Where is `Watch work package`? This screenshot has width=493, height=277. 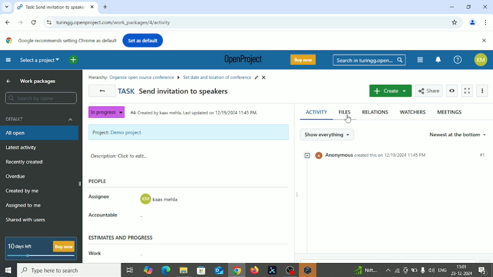
Watch work package is located at coordinates (452, 91).